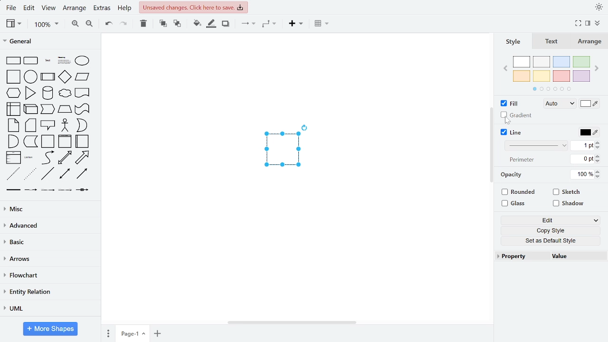  I want to click on view, so click(49, 8).